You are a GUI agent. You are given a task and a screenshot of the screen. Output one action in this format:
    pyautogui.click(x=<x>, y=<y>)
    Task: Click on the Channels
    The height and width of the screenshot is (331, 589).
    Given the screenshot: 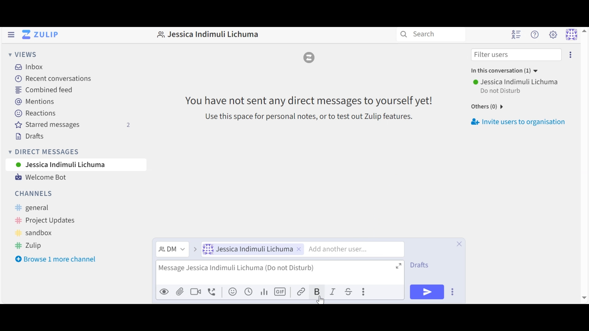 What is the action you would take?
    pyautogui.click(x=35, y=193)
    